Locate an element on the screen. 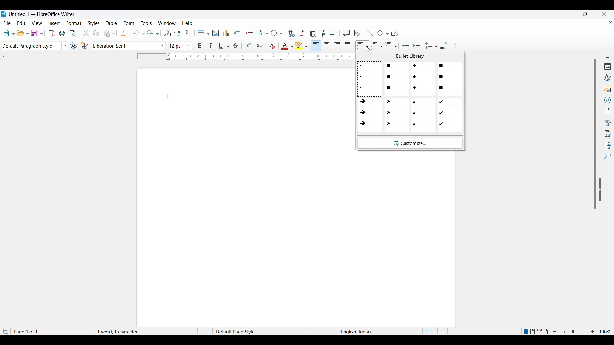 The height and width of the screenshot is (345, 614). Decrease indent is located at coordinates (418, 44).